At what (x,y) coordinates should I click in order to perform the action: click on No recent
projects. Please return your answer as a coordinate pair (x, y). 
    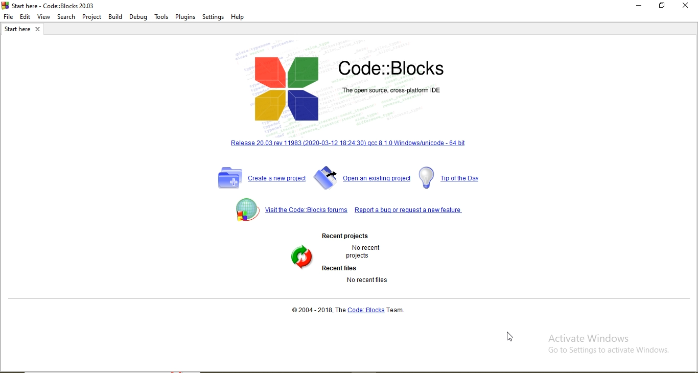
    Looking at the image, I should click on (368, 252).